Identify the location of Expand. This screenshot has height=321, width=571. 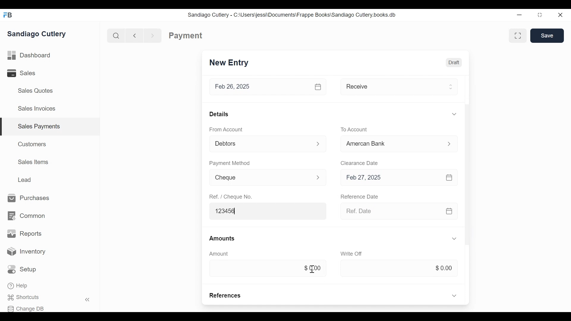
(319, 144).